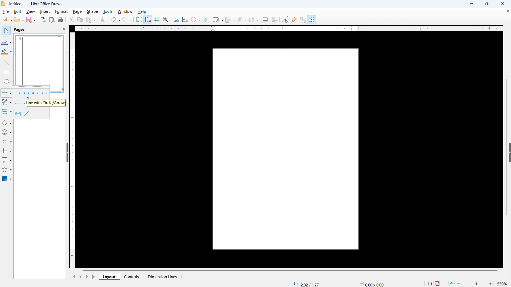 Image resolution: width=511 pixels, height=287 pixels. I want to click on Horizontal ruler , so click(289, 28).